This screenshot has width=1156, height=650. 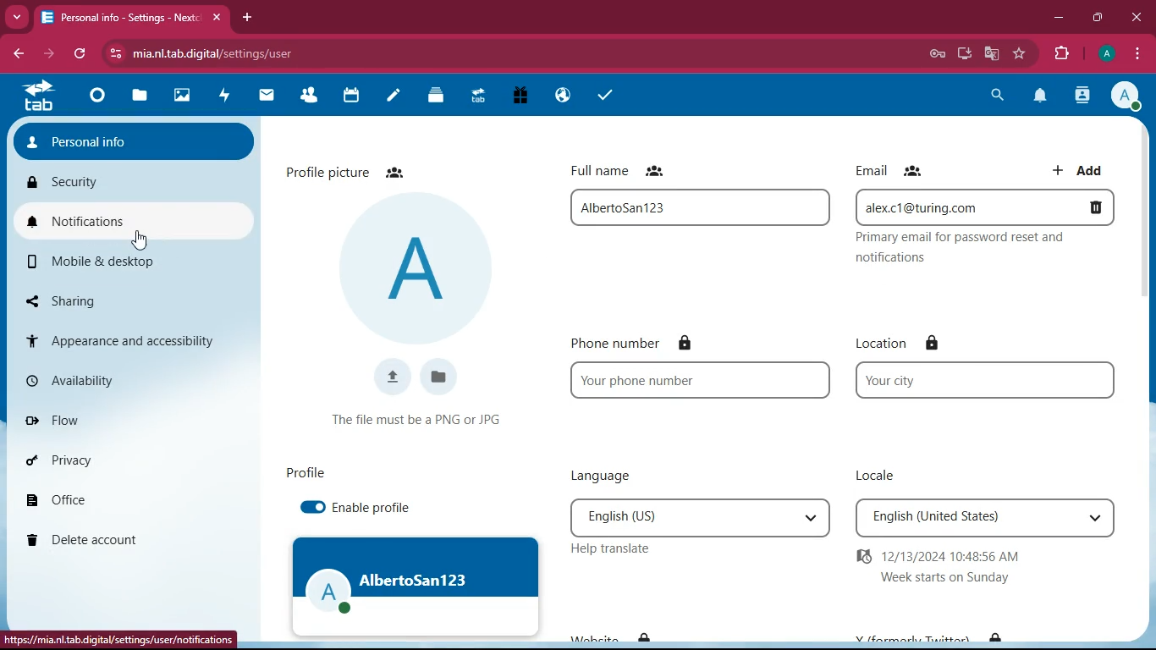 What do you see at coordinates (699, 207) in the screenshot?
I see `full name` at bounding box center [699, 207].